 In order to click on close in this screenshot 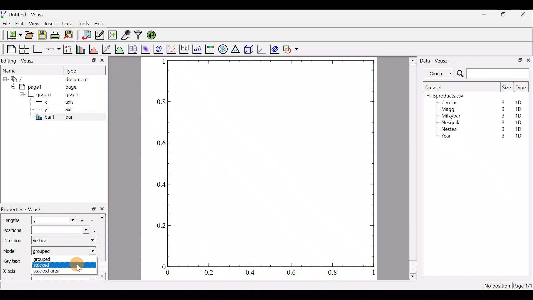, I will do `click(524, 14)`.